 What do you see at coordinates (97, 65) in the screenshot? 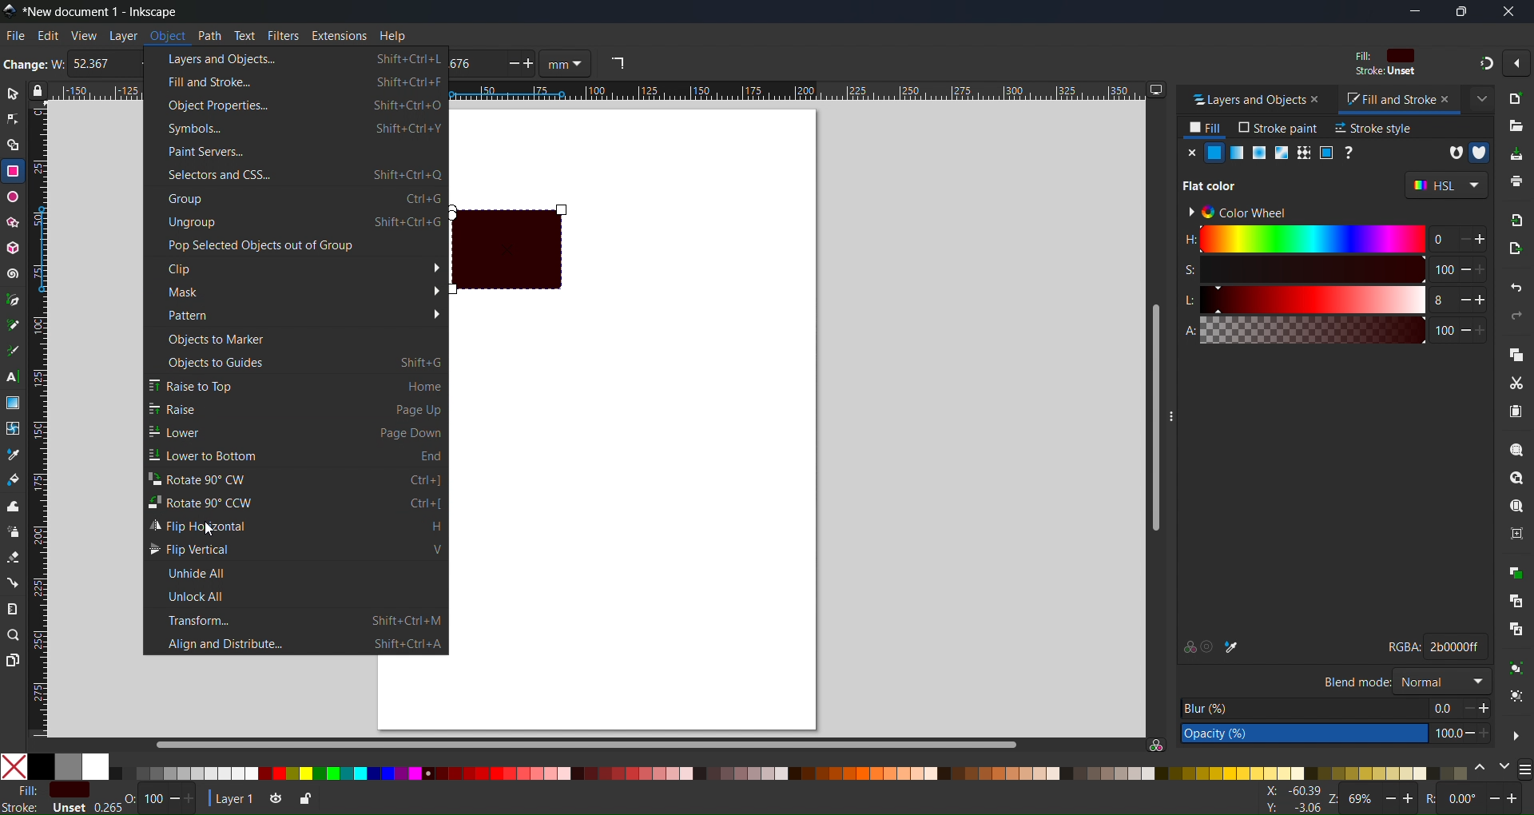
I see `Width of the rectangle 52.367` at bounding box center [97, 65].